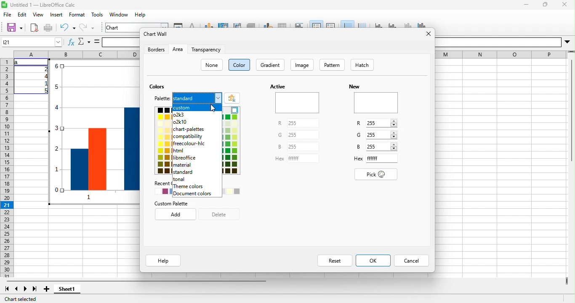  What do you see at coordinates (197, 115) in the screenshot?
I see `o2k3` at bounding box center [197, 115].